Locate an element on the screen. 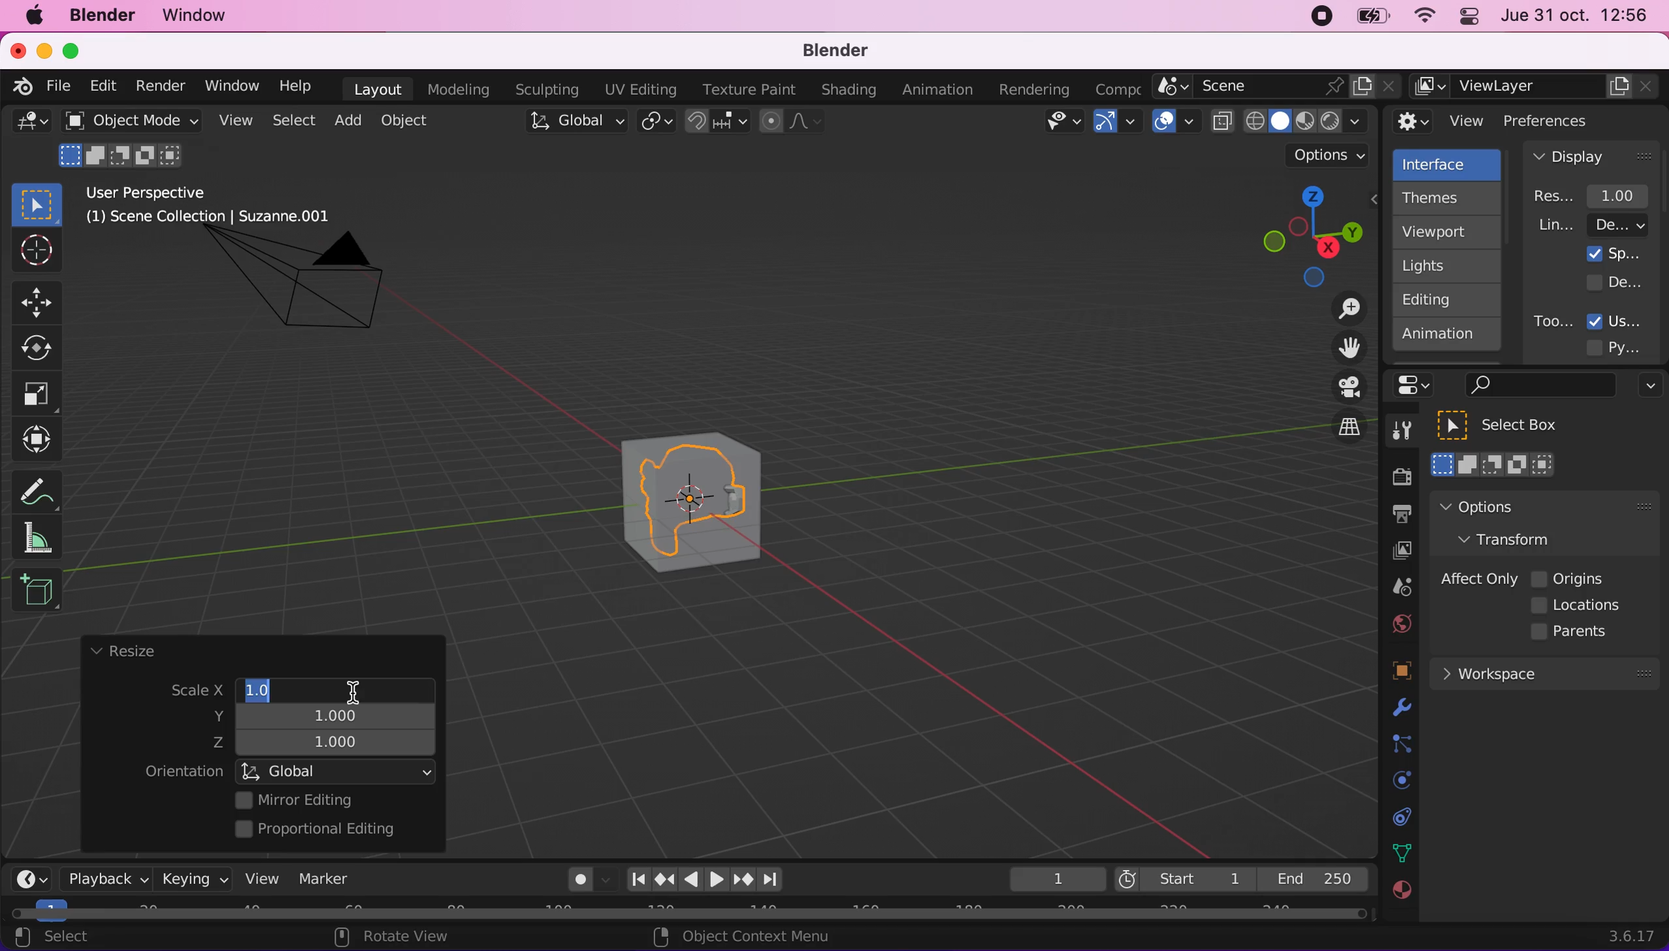 This screenshot has width=1669, height=951. overlays is located at coordinates (1176, 122).